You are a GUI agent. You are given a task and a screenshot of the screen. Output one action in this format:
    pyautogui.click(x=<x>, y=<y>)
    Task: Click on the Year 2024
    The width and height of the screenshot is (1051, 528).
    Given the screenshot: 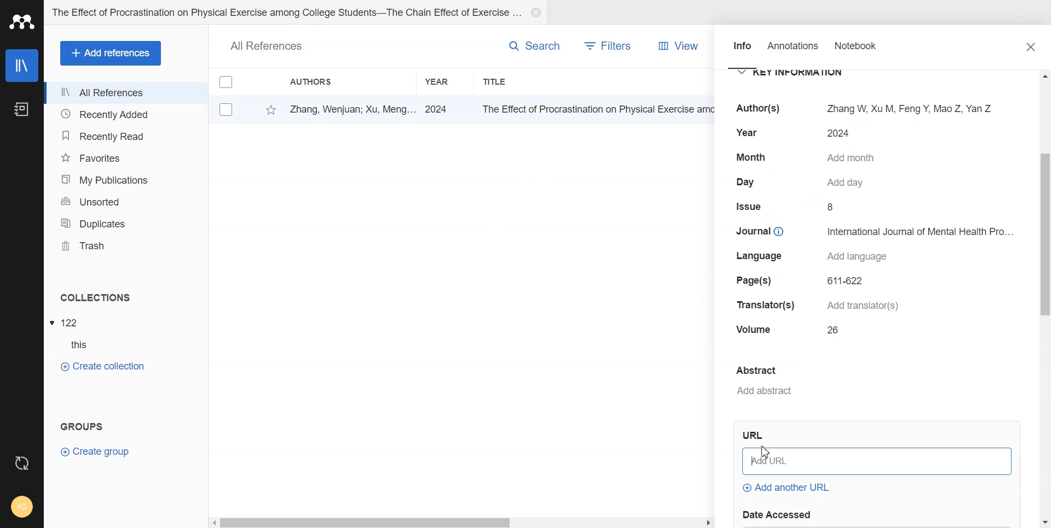 What is the action you would take?
    pyautogui.click(x=790, y=134)
    